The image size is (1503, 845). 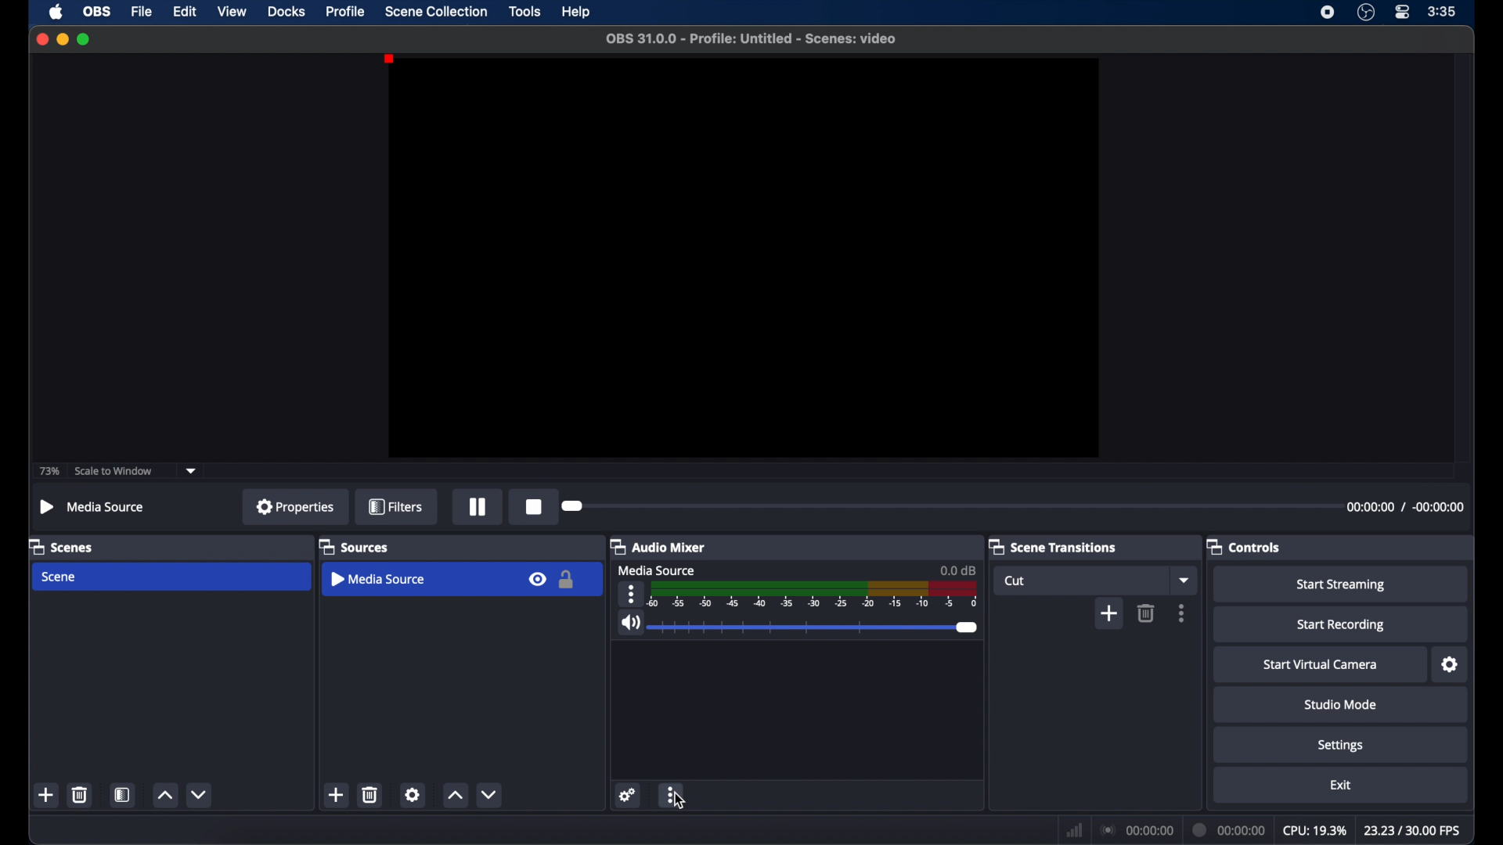 I want to click on sources, so click(x=354, y=546).